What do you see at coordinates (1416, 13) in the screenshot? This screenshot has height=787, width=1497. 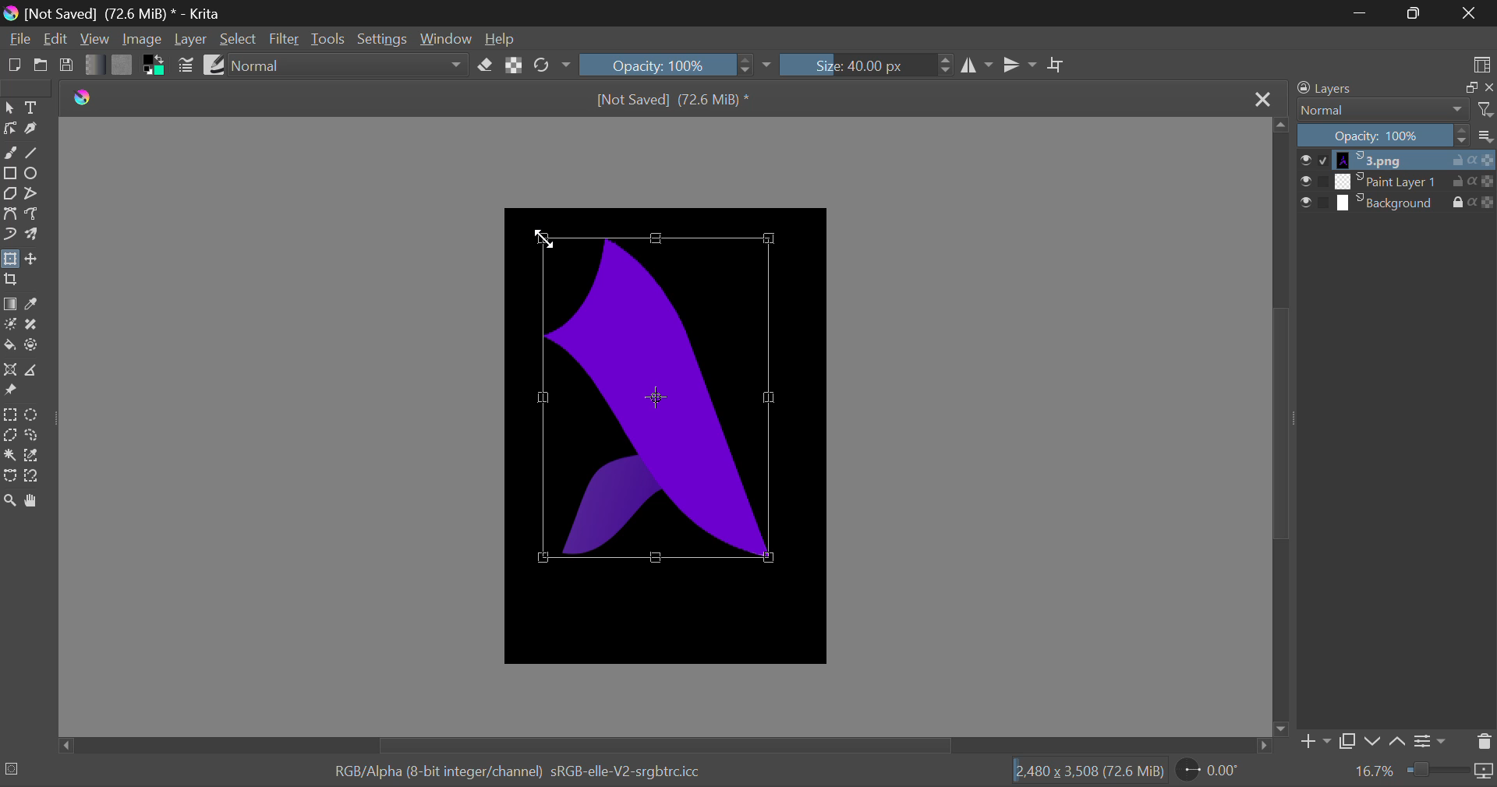 I see `Minimize` at bounding box center [1416, 13].